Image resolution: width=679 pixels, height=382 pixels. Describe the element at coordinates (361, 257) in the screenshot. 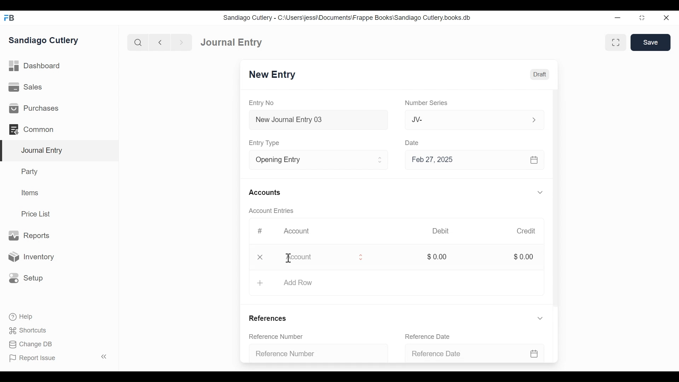

I see `Expand` at that location.